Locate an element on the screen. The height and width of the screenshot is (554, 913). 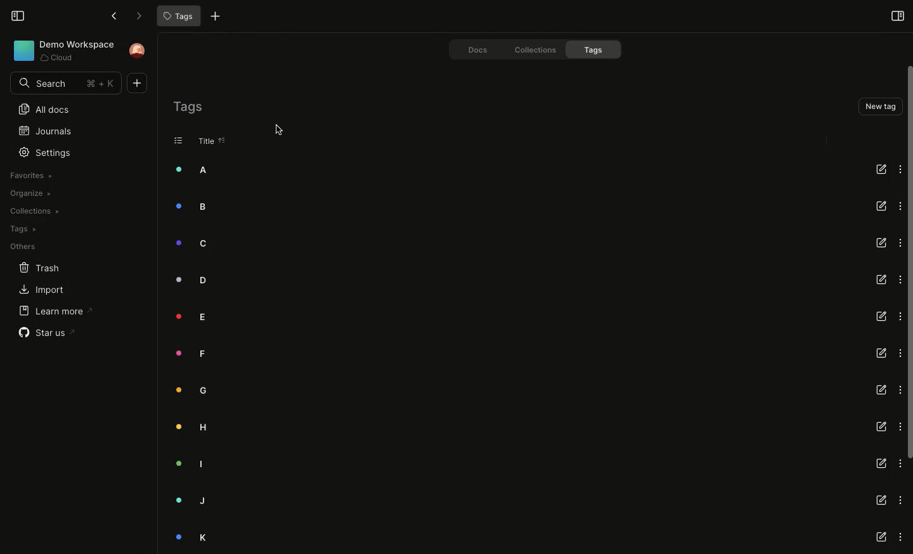
Rename is located at coordinates (880, 463).